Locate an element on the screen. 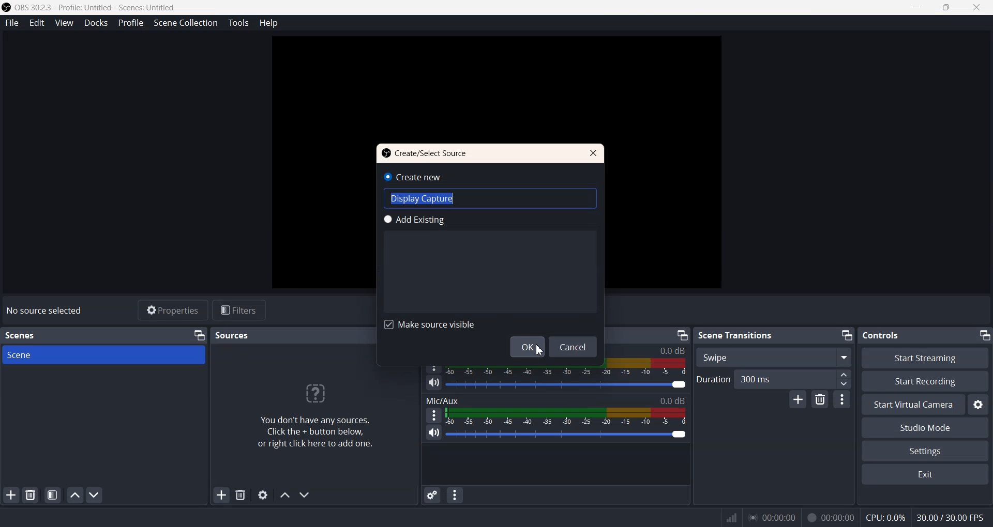  Mute/ Unmute is located at coordinates (433, 383).